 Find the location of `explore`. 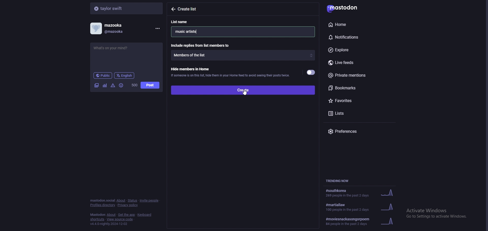

explore is located at coordinates (358, 50).